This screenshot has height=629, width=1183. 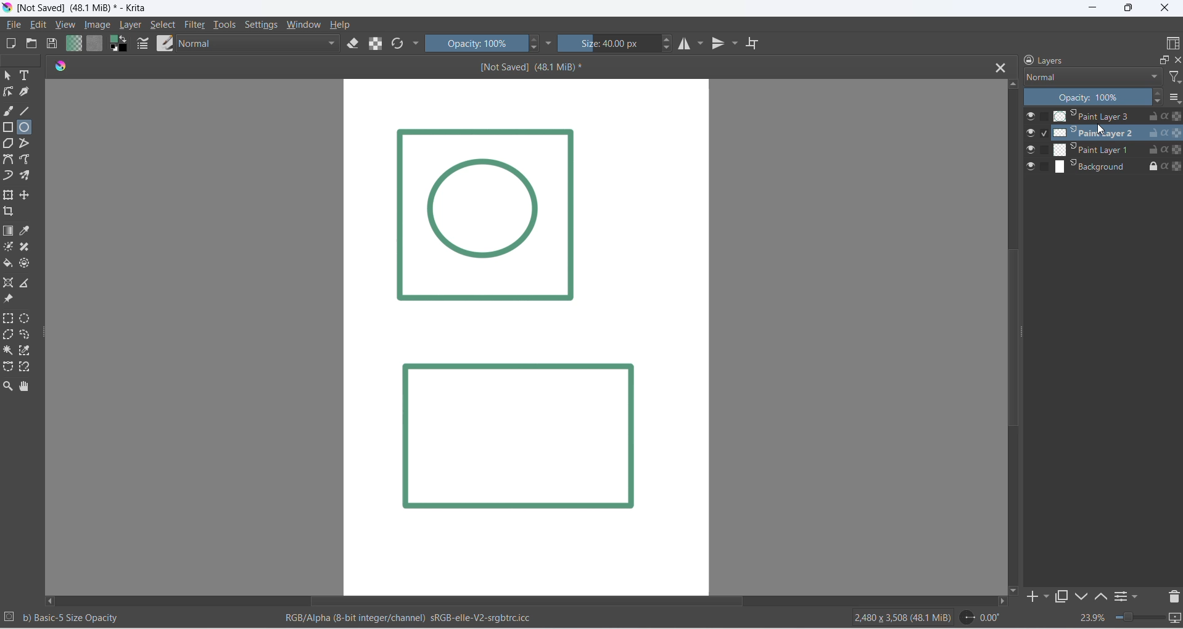 I want to click on layer type, so click(x=1092, y=76).